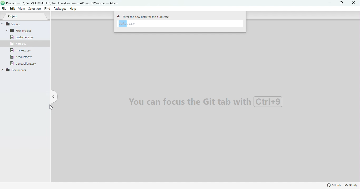 The height and width of the screenshot is (189, 360). What do you see at coordinates (21, 50) in the screenshot?
I see `File` at bounding box center [21, 50].